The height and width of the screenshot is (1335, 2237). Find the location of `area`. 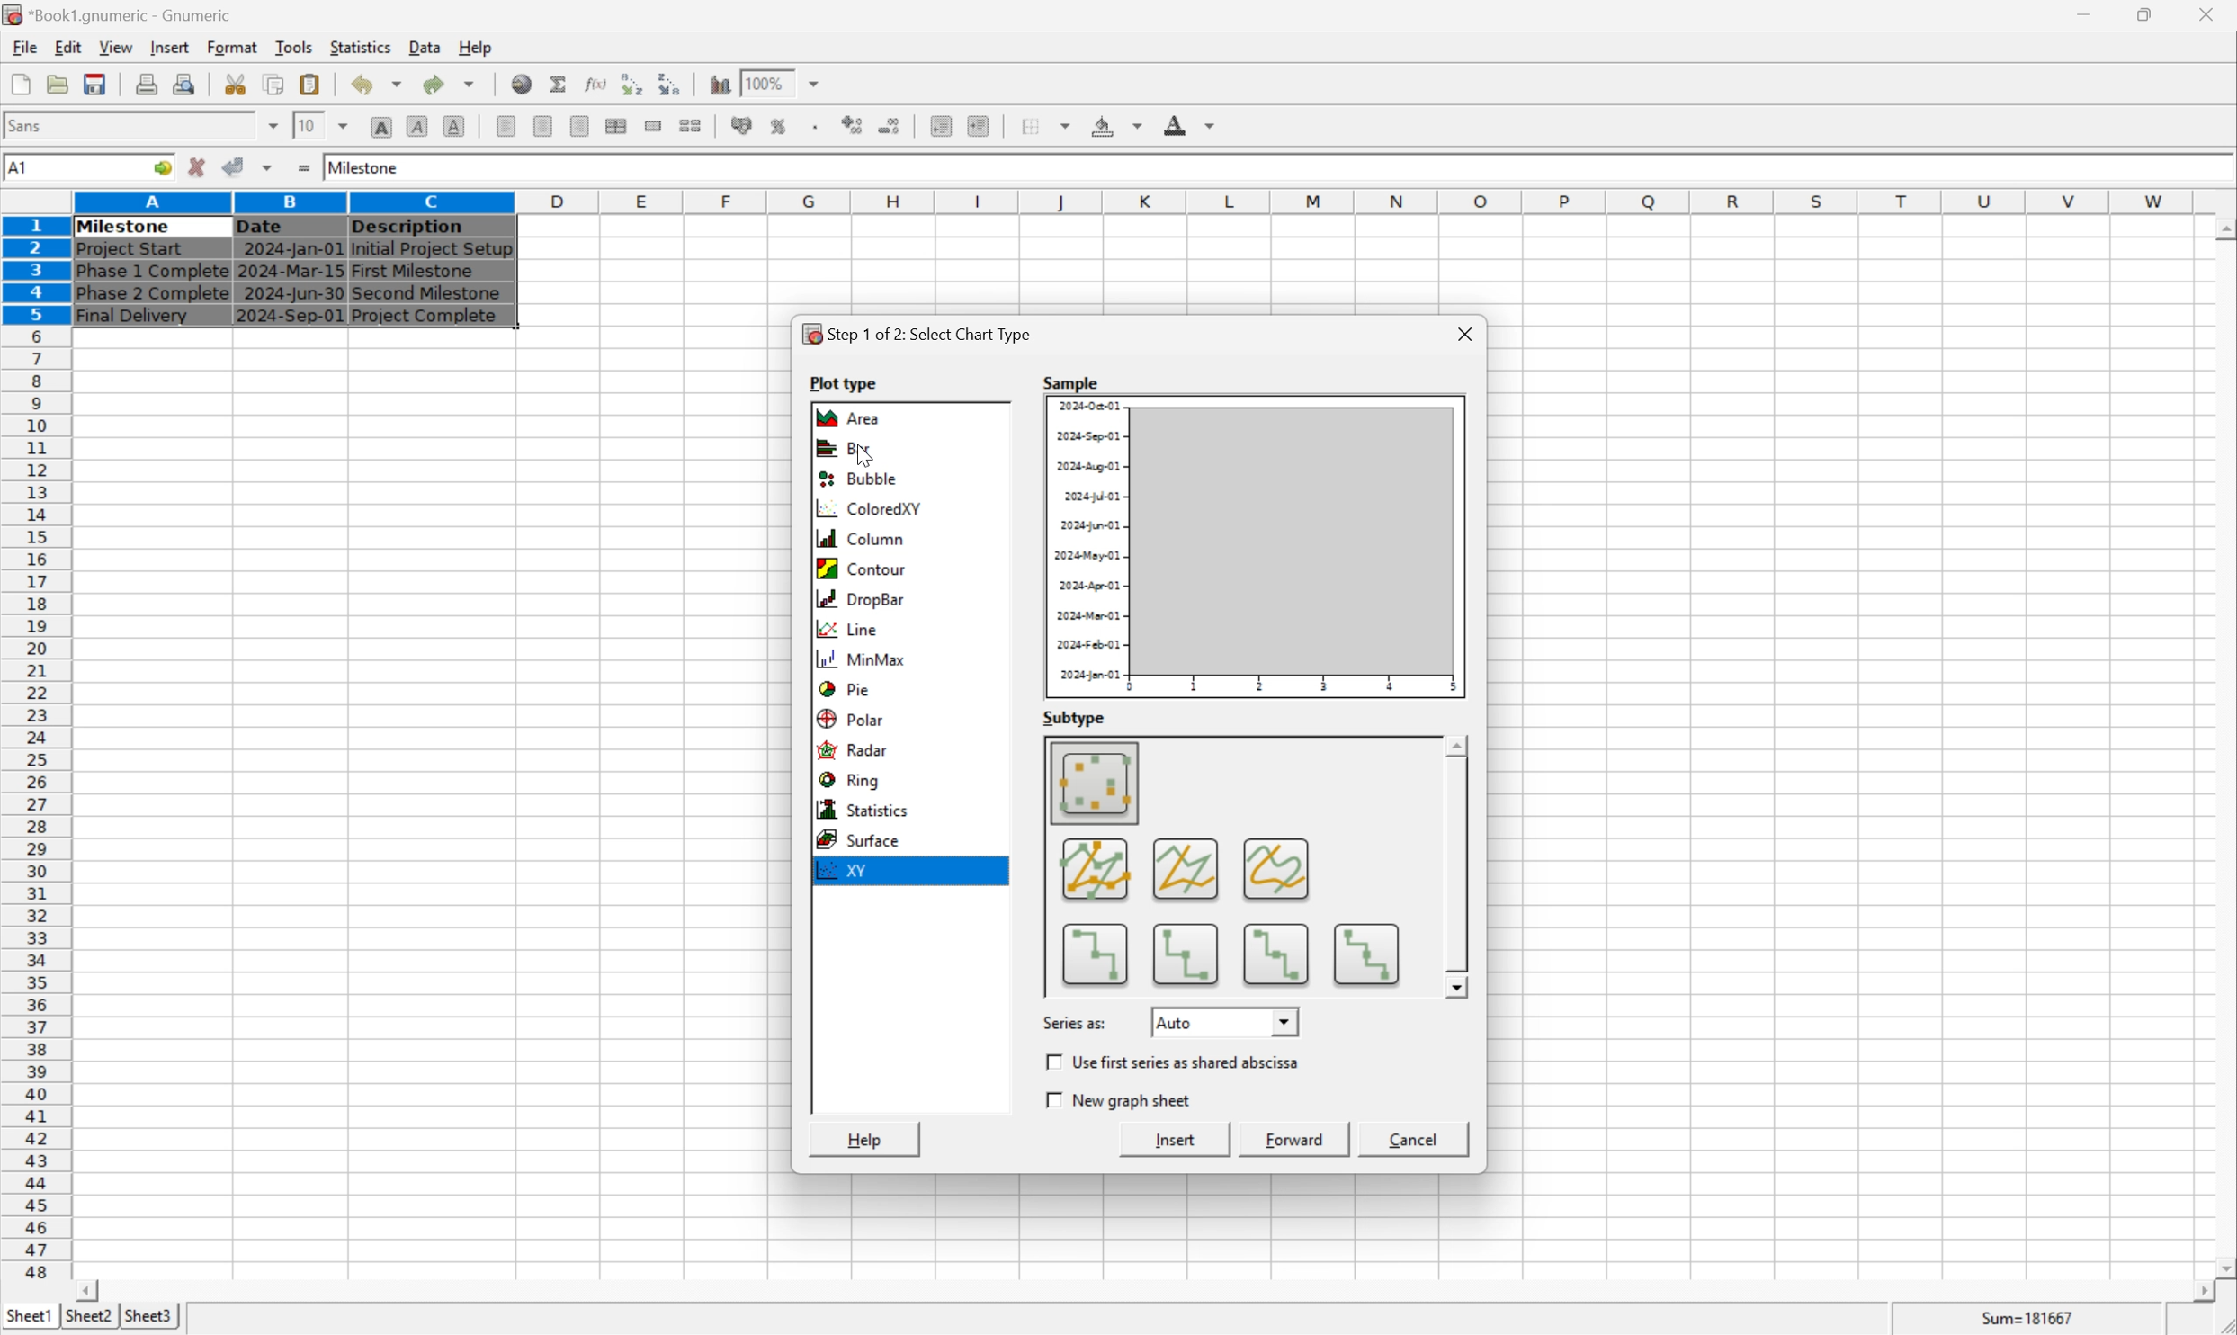

area is located at coordinates (853, 417).